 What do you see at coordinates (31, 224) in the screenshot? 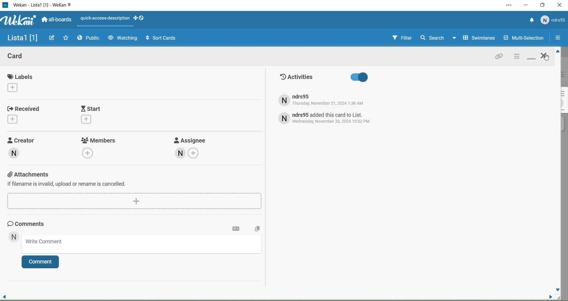
I see `Comments` at bounding box center [31, 224].